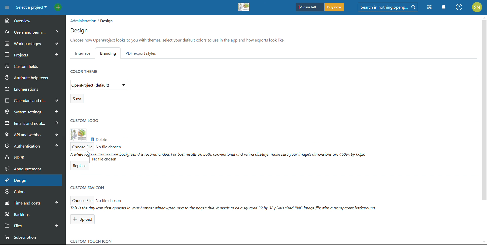 The height and width of the screenshot is (245, 487). Describe the element at coordinates (7, 7) in the screenshot. I see `open sidebar menu` at that location.